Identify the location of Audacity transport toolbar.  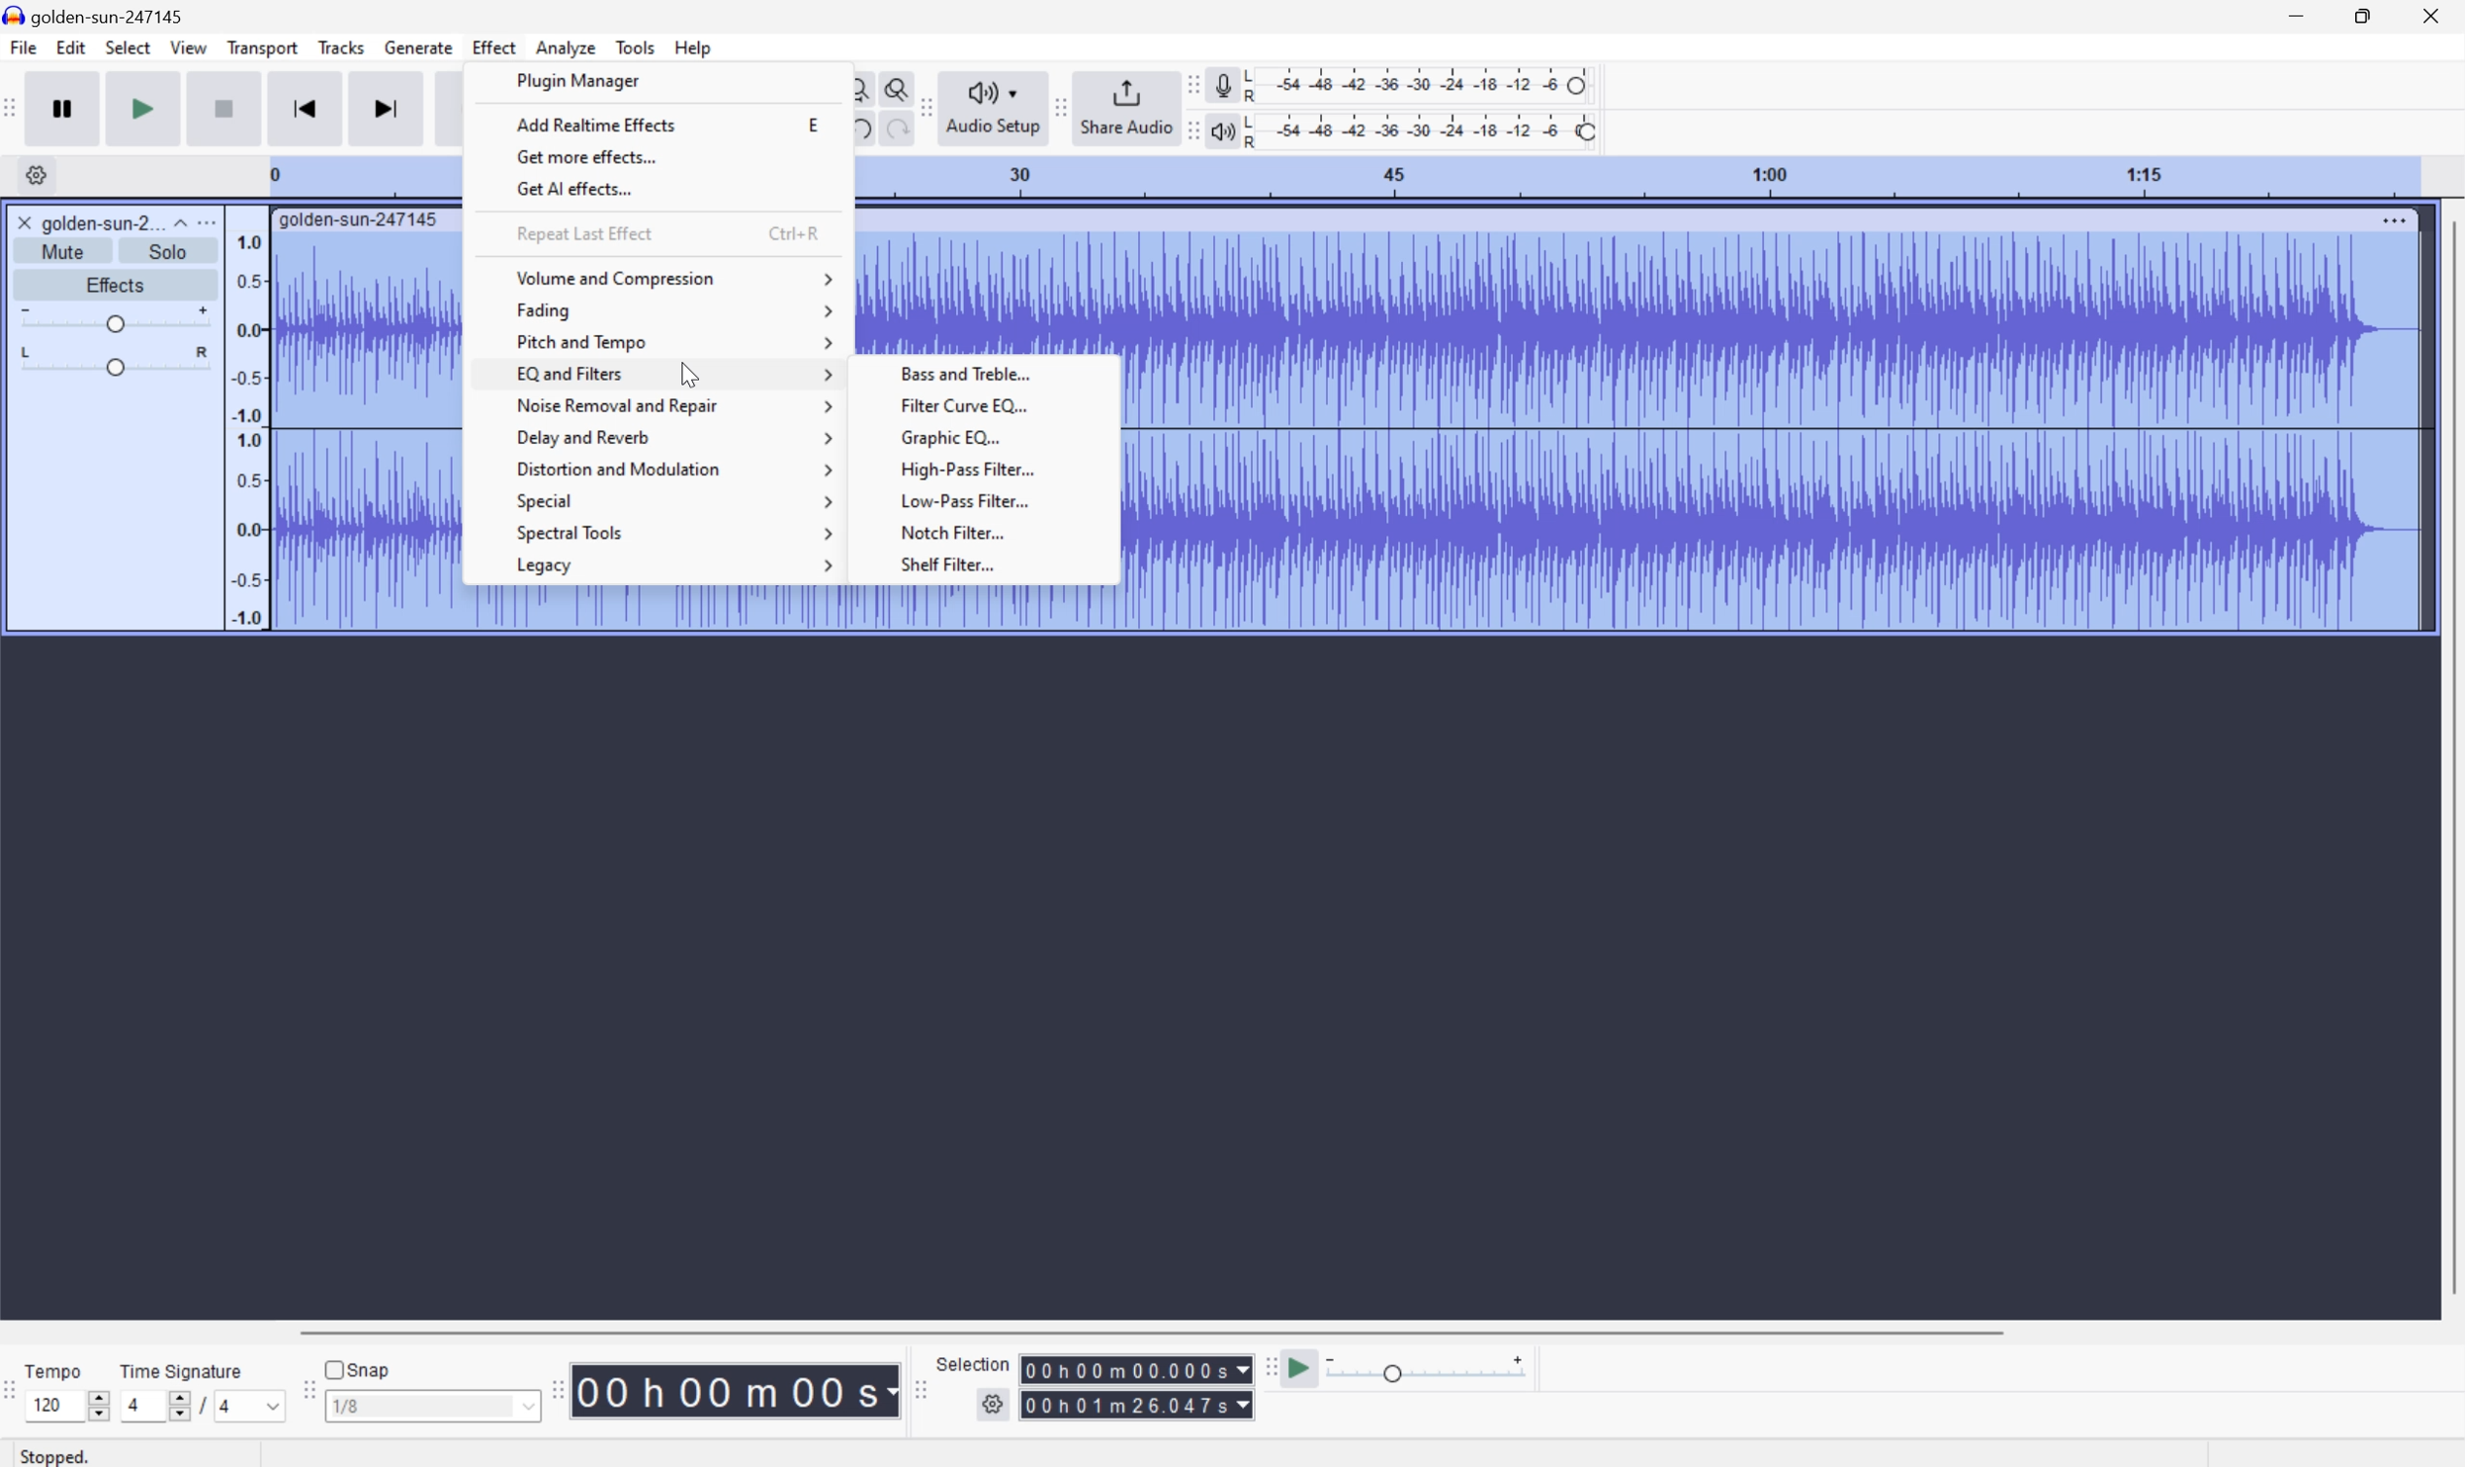
(16, 105).